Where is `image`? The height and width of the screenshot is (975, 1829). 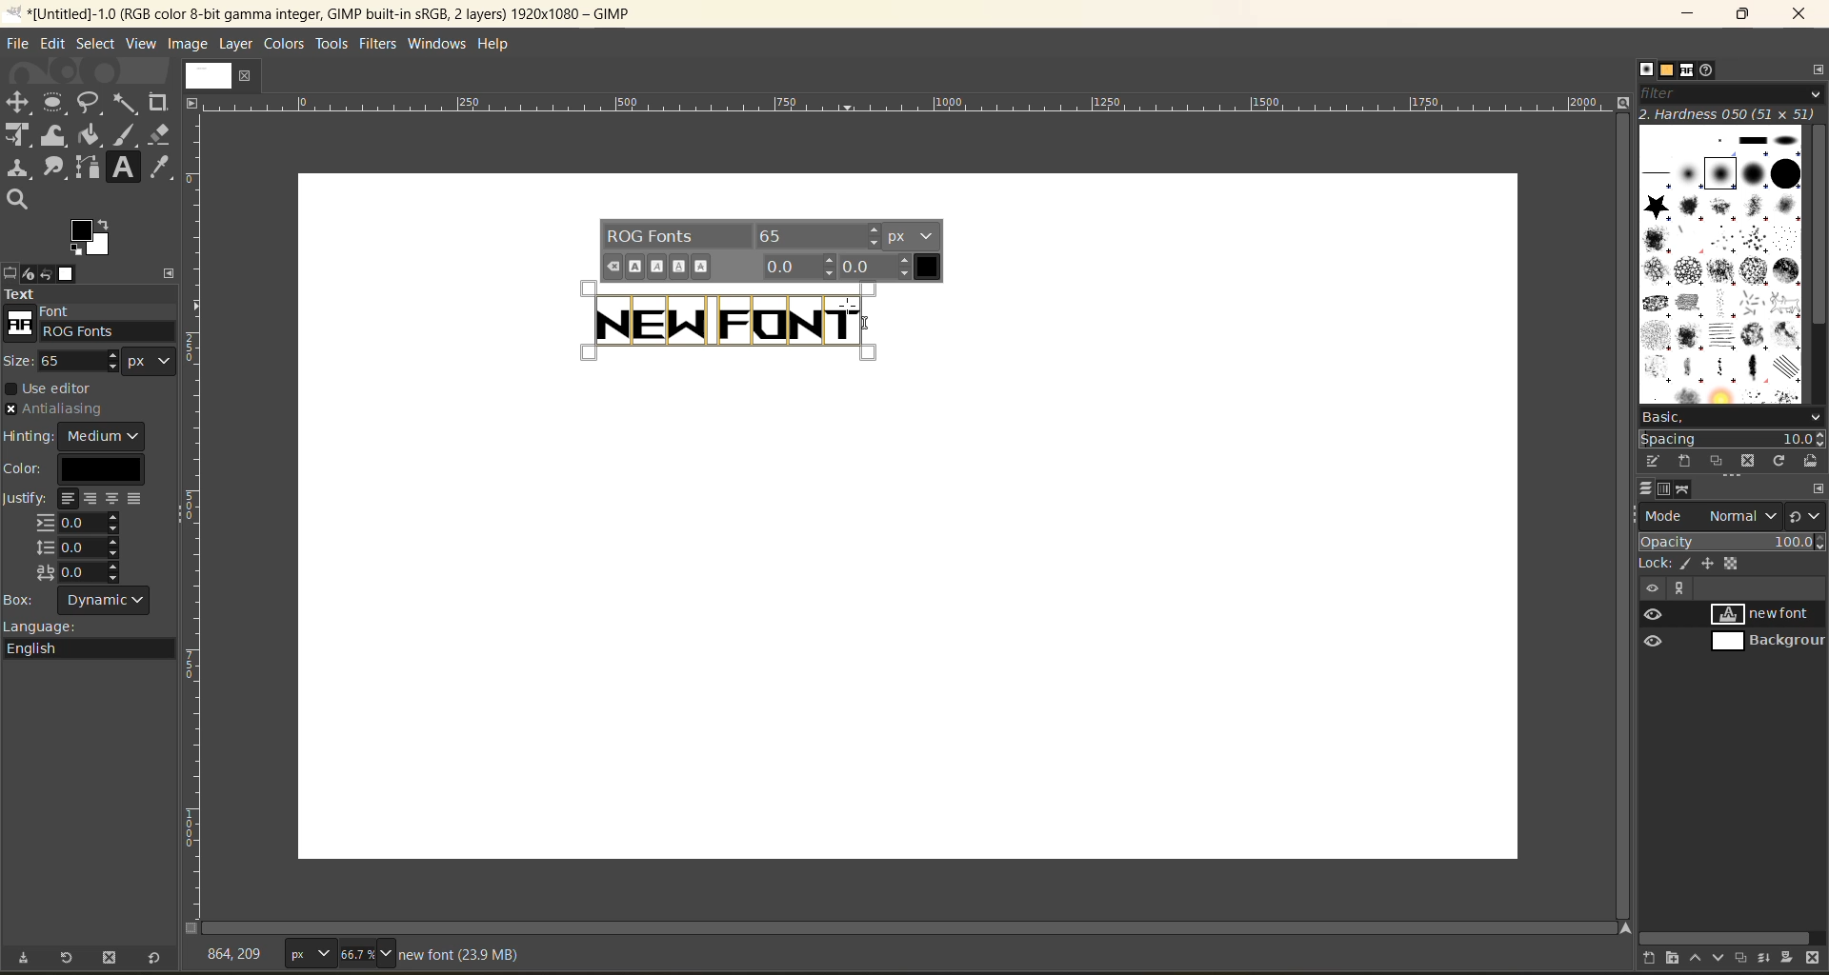 image is located at coordinates (203, 75).